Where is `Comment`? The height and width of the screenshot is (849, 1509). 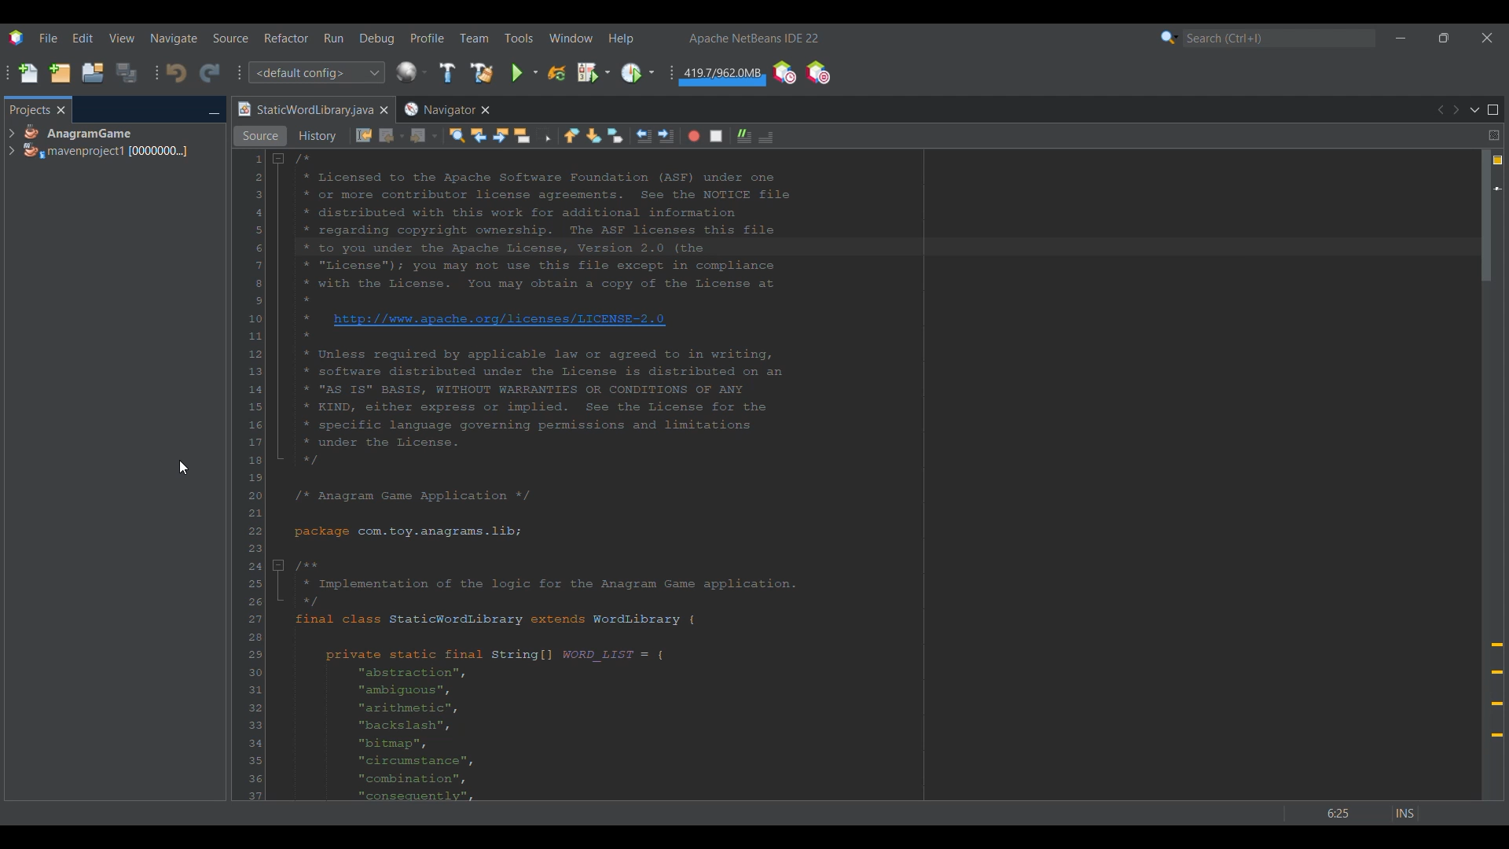
Comment is located at coordinates (766, 137).